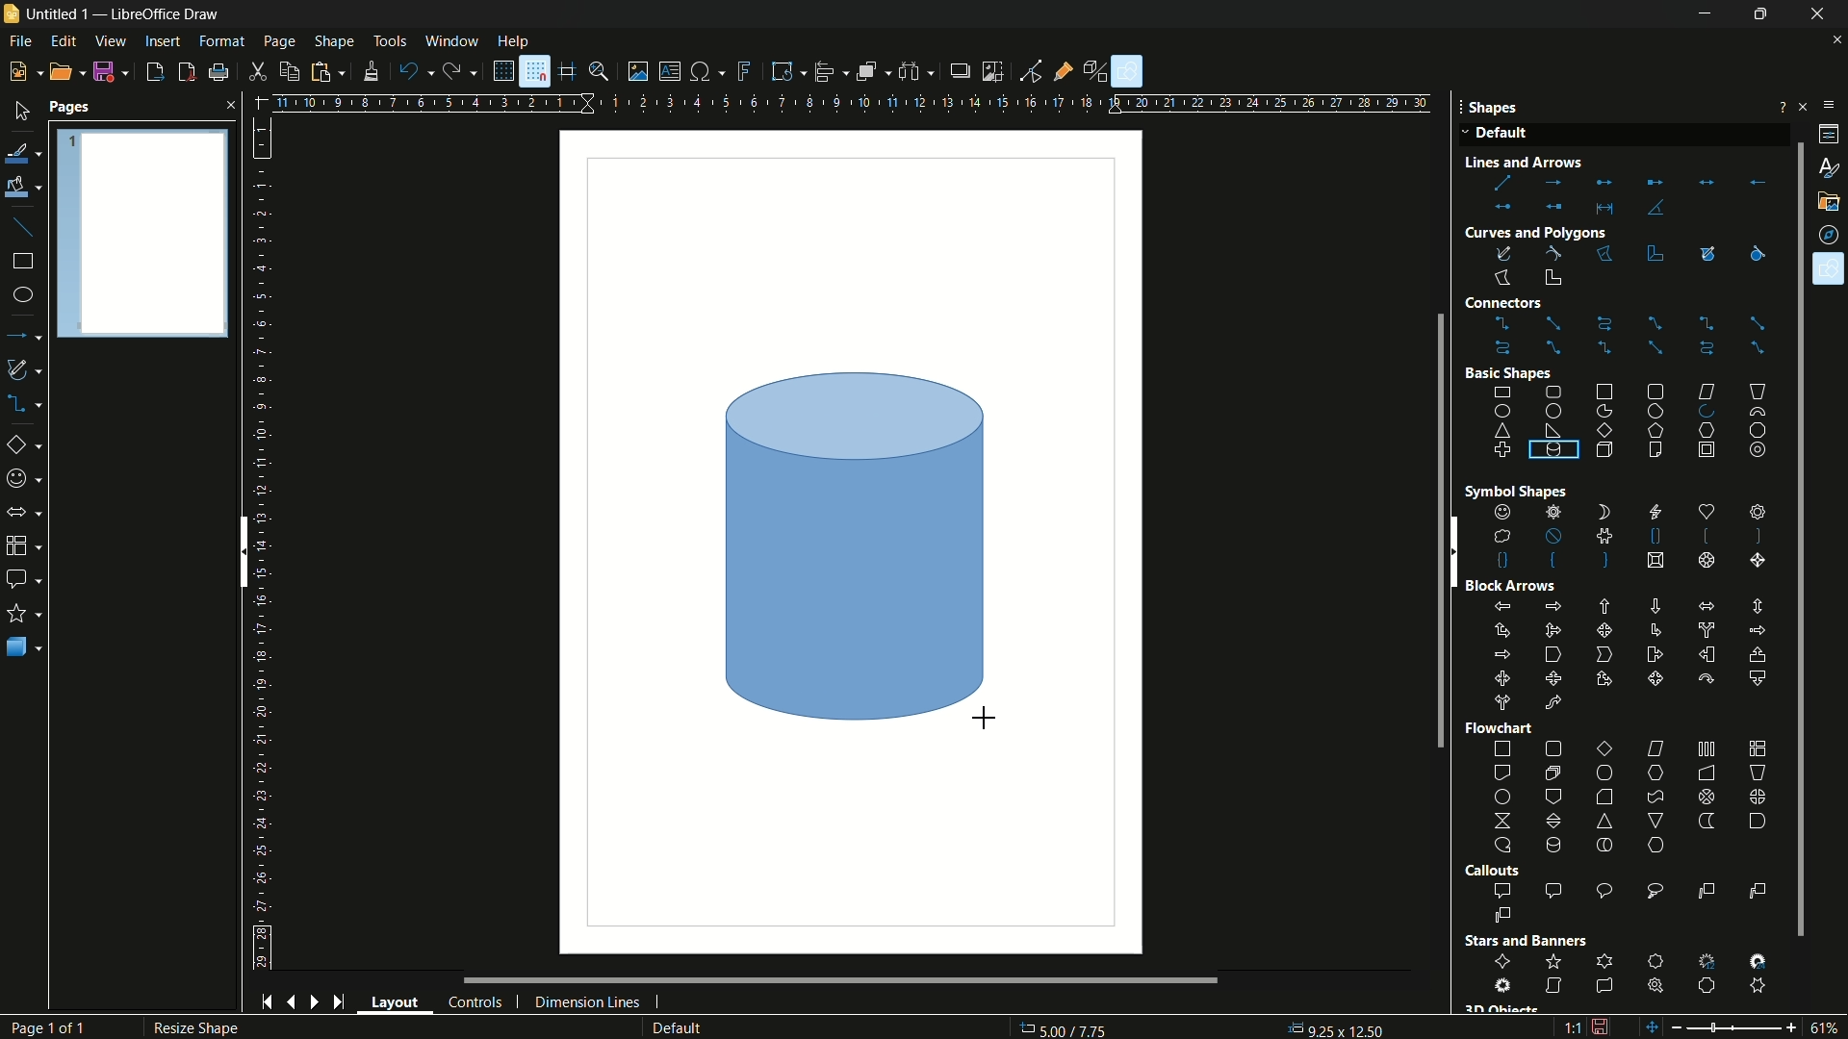 This screenshot has width=1848, height=1039. I want to click on toggle point edit mode, so click(1032, 71).